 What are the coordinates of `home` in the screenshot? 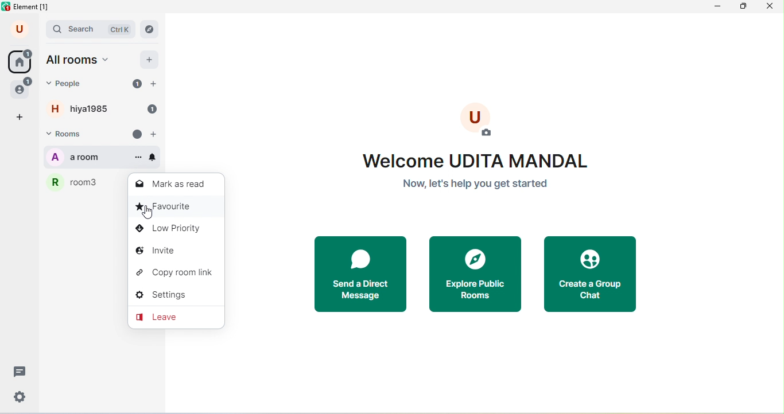 It's located at (20, 61).